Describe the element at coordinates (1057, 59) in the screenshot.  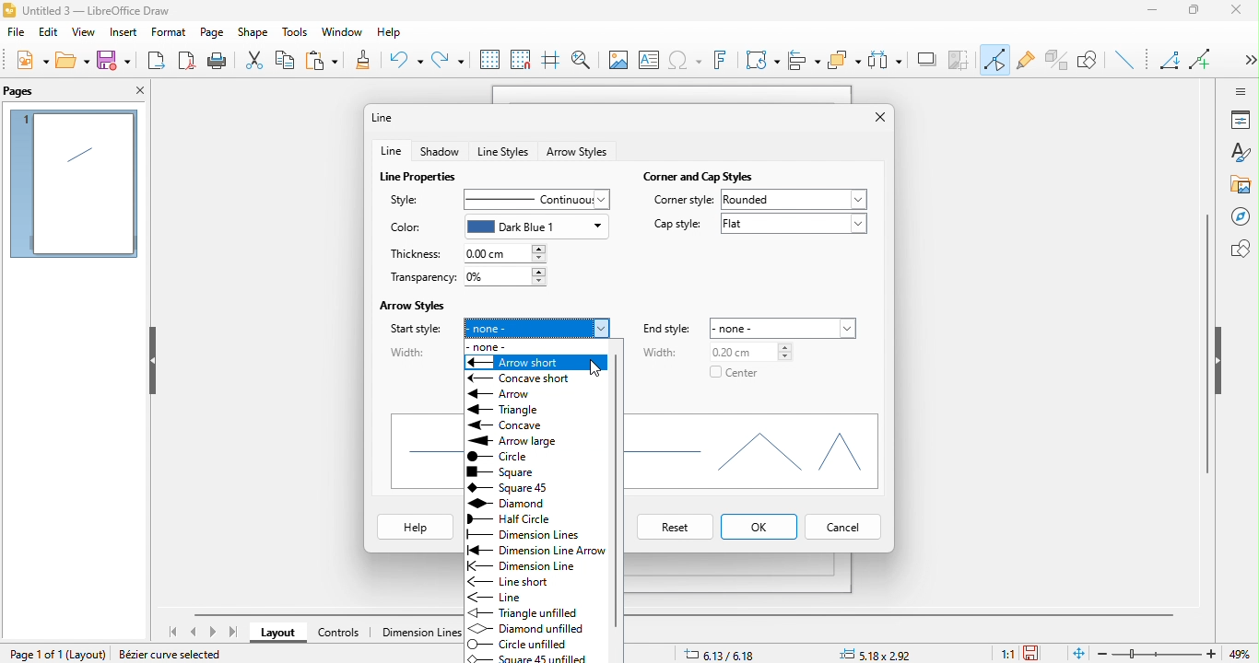
I see `toggle extrusion` at that location.